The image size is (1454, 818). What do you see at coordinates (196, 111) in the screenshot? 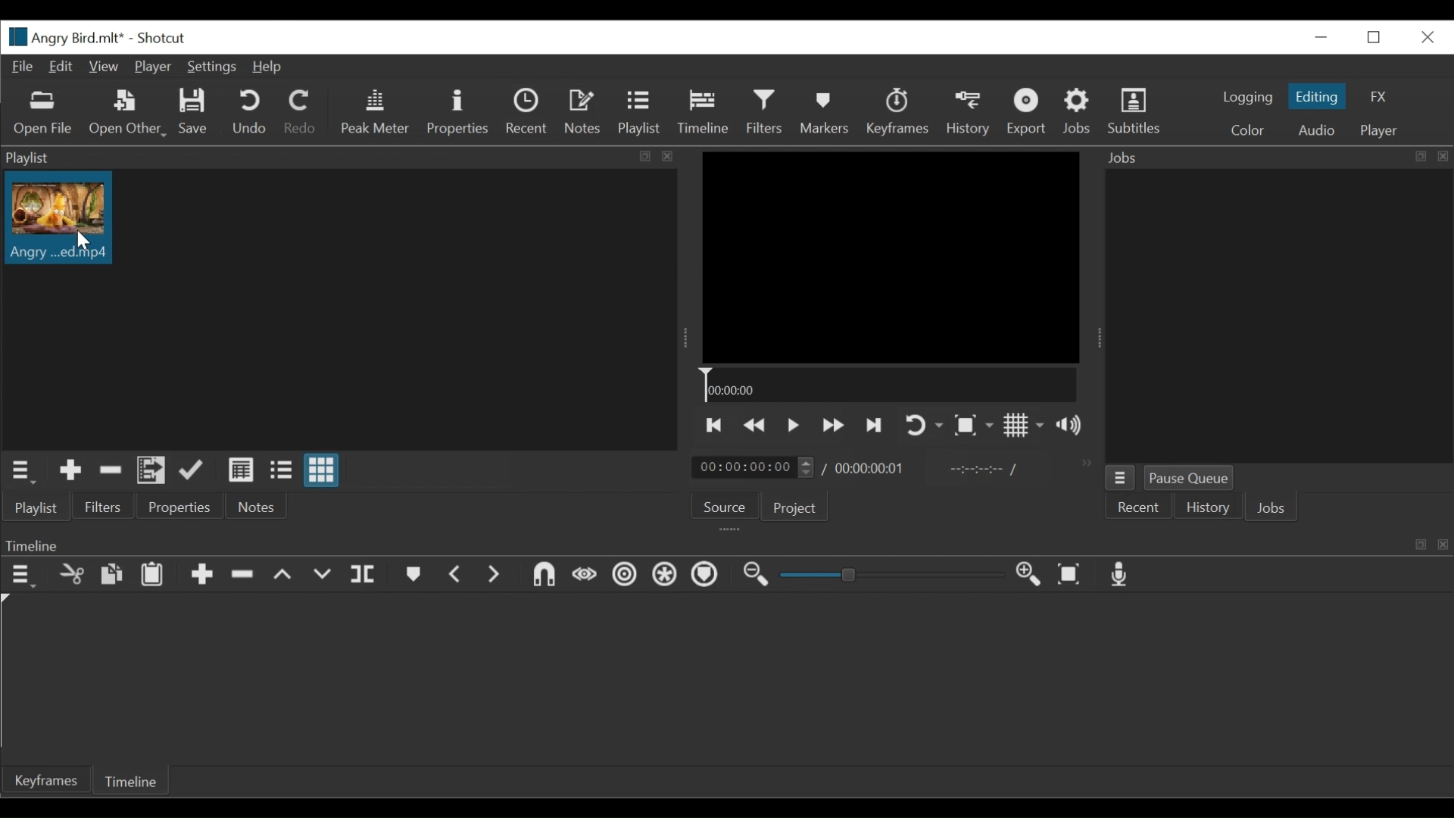
I see `Save` at bounding box center [196, 111].